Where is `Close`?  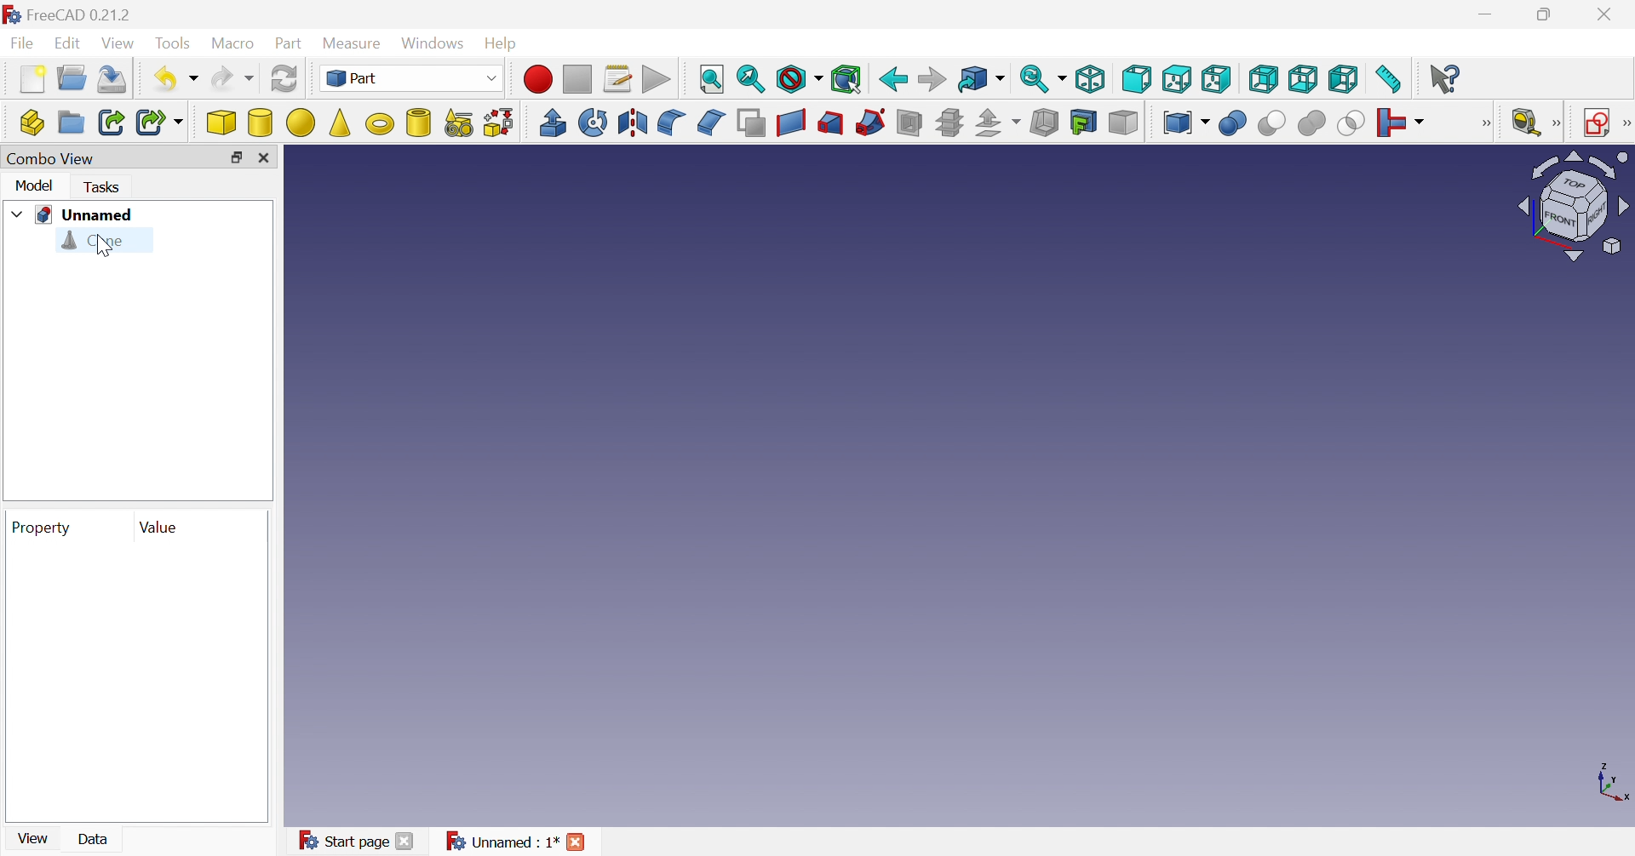 Close is located at coordinates (267, 158).